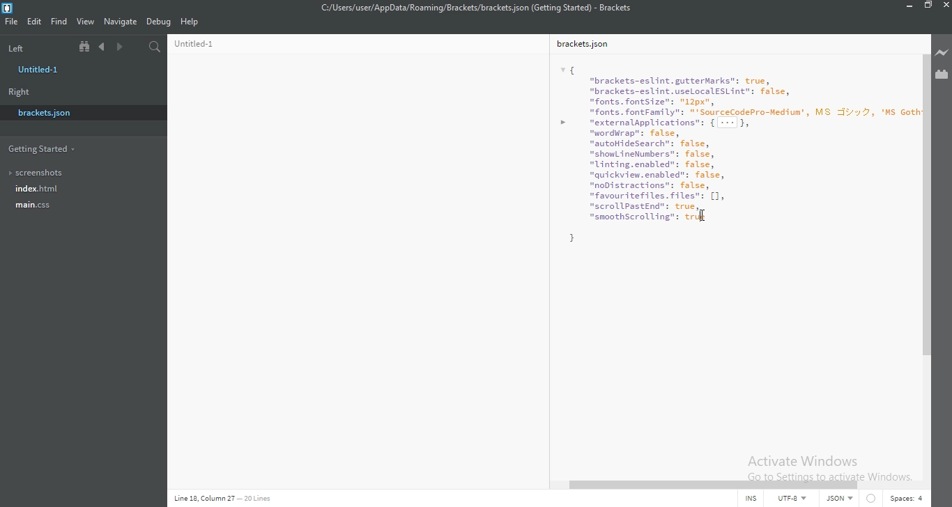  Describe the element at coordinates (36, 21) in the screenshot. I see `Edit` at that location.